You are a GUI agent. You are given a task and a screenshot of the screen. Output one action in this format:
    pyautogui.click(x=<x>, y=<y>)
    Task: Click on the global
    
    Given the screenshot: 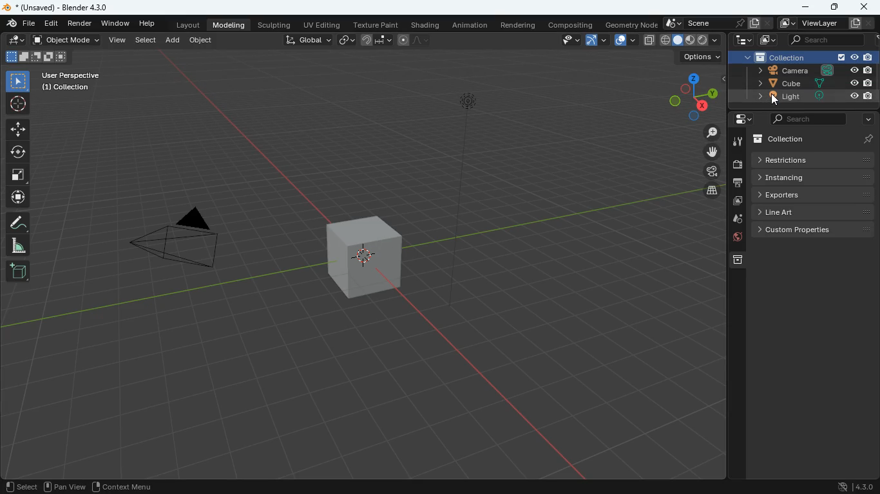 What is the action you would take?
    pyautogui.click(x=664, y=41)
    